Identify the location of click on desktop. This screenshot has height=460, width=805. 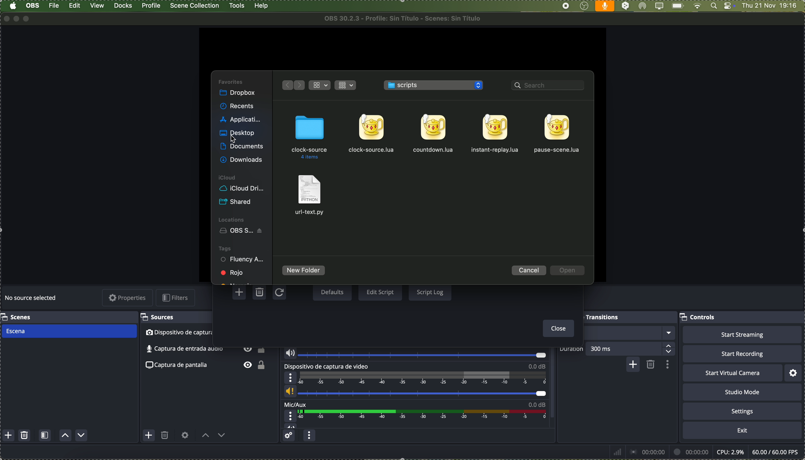
(238, 134).